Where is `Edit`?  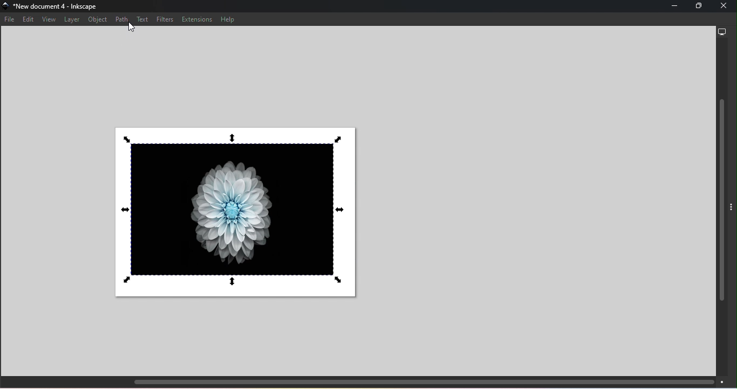 Edit is located at coordinates (28, 20).